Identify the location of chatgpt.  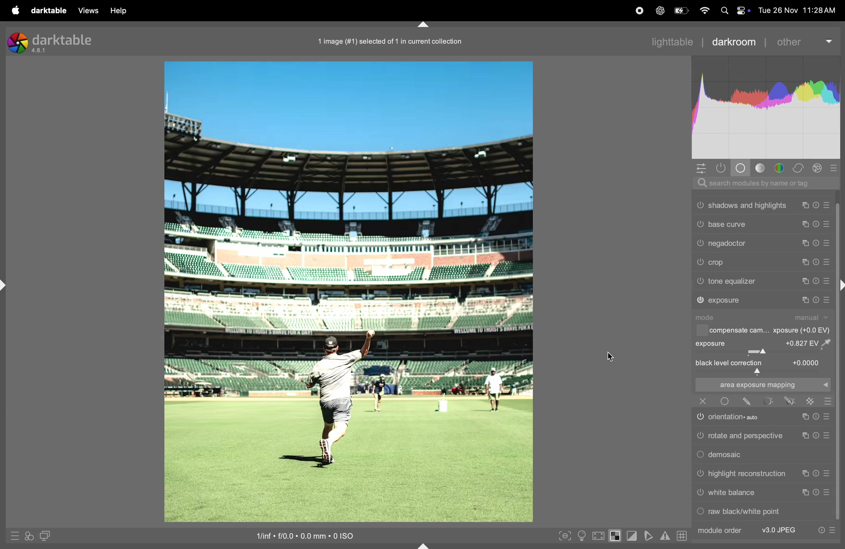
(659, 11).